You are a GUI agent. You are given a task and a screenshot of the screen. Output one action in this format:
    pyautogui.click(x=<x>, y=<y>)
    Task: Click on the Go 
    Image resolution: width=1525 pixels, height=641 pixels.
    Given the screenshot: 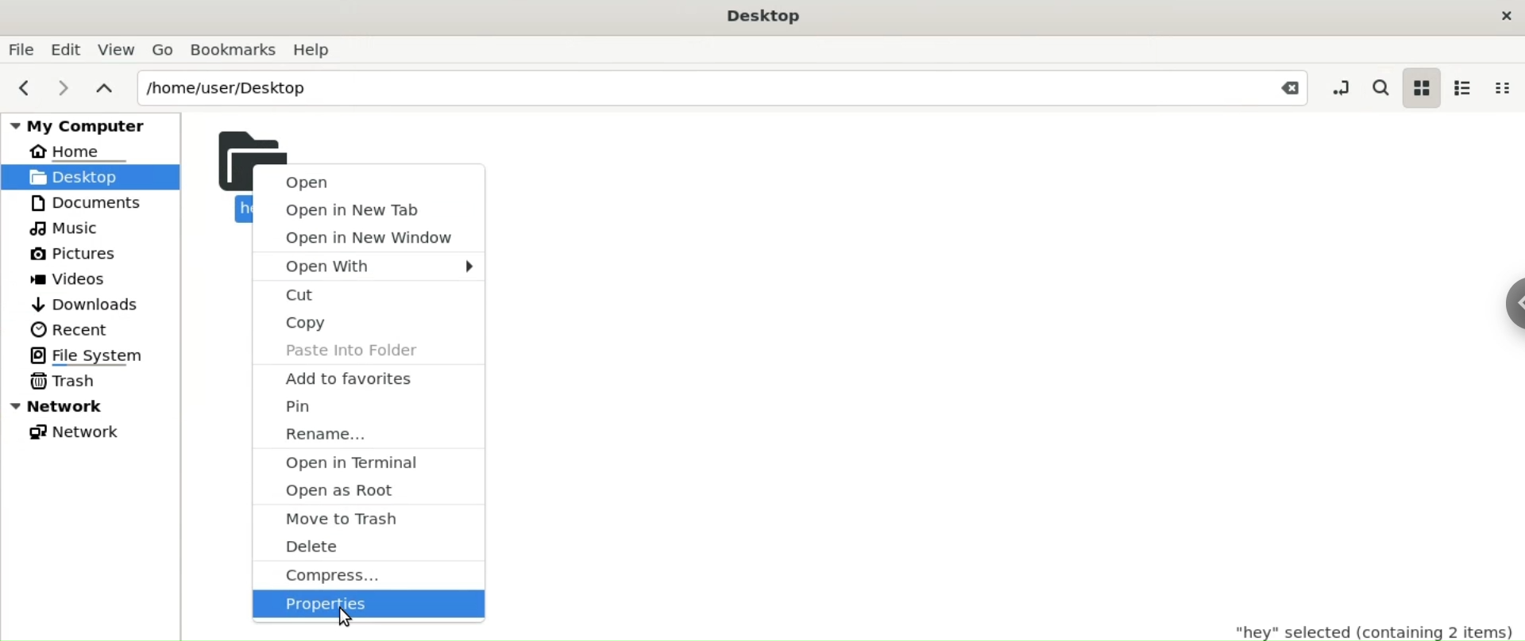 What is the action you would take?
    pyautogui.click(x=164, y=49)
    